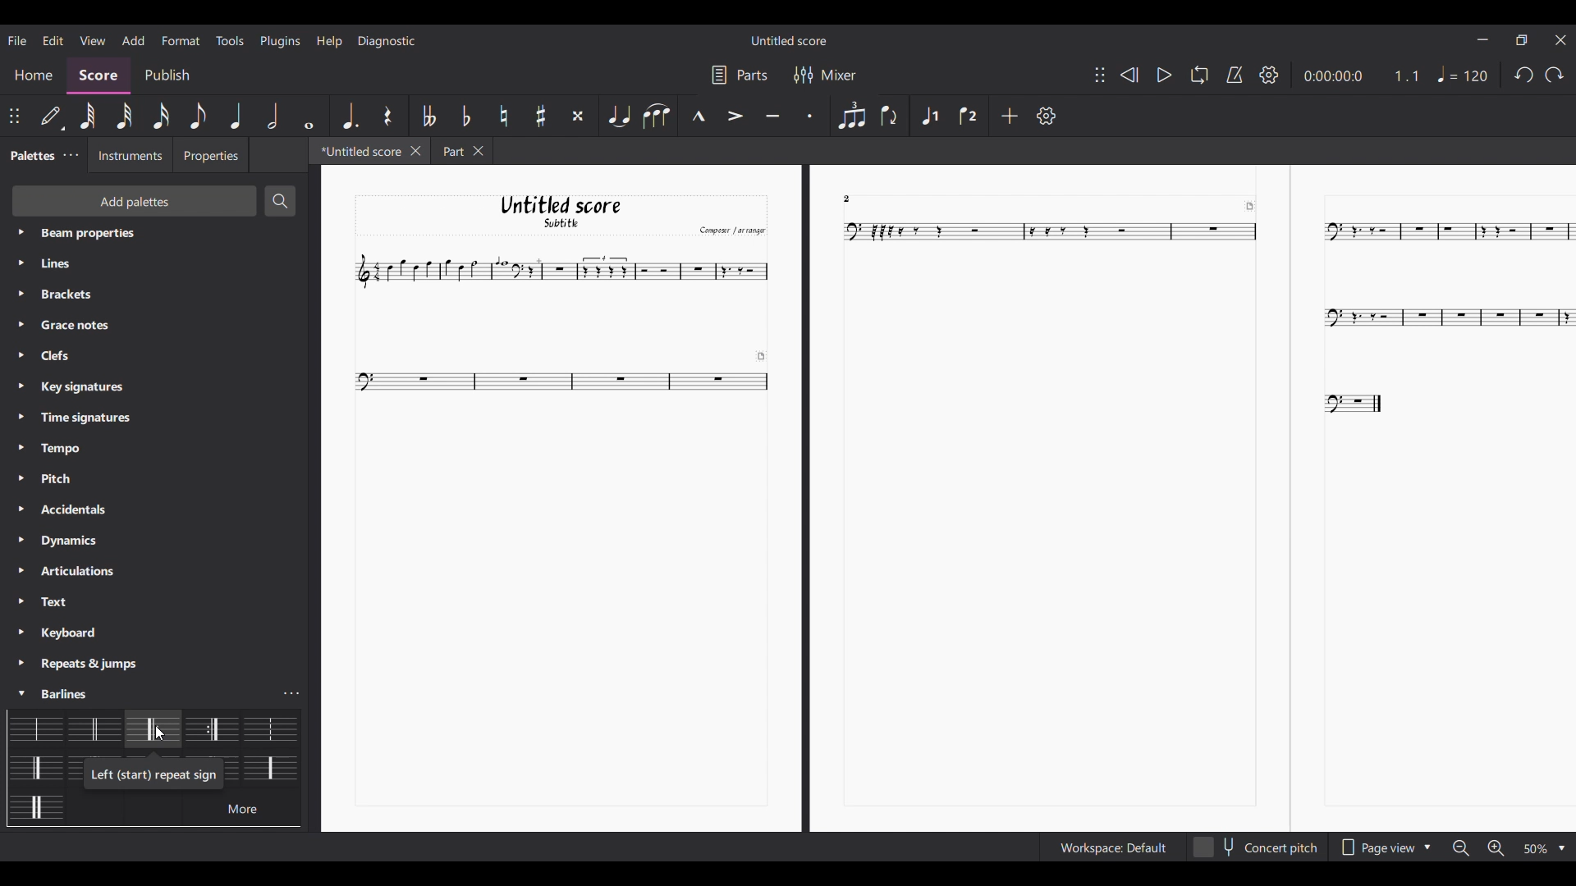  I want to click on Palette settings, so click(74, 357).